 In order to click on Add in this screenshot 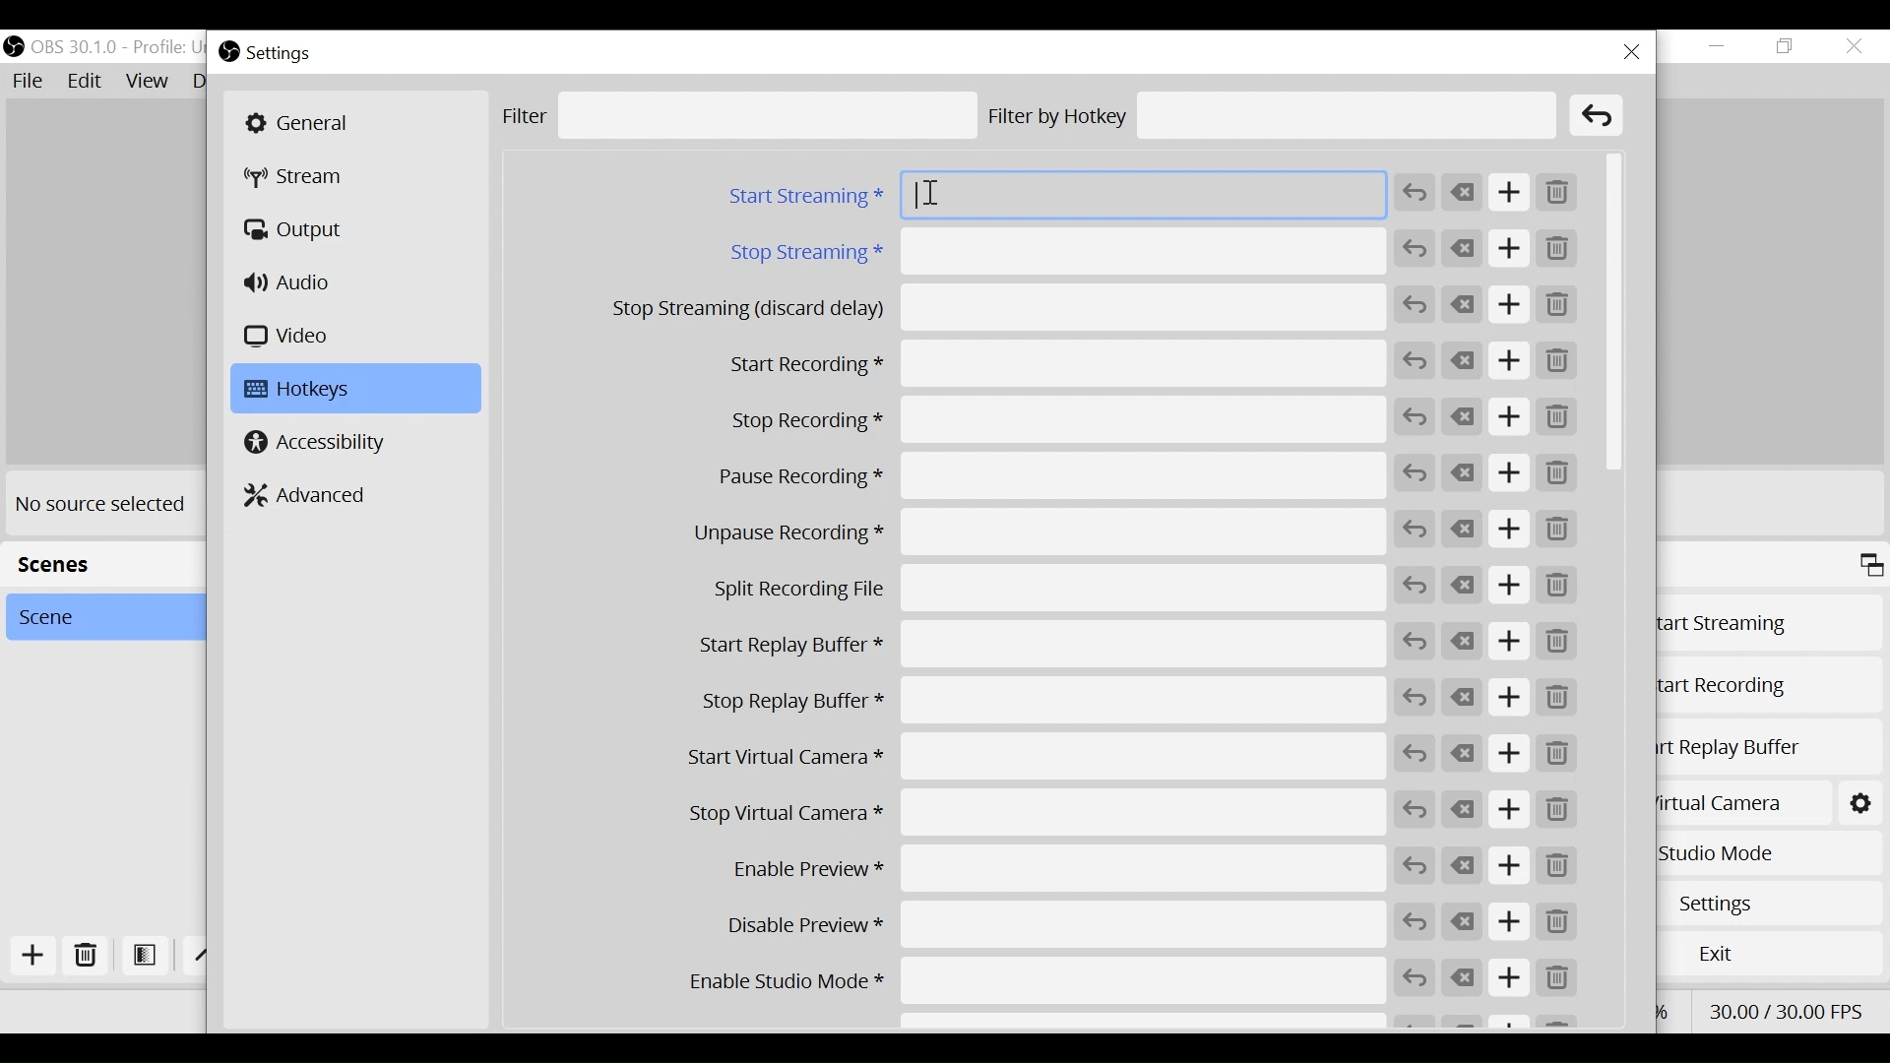, I will do `click(1509, 417)`.